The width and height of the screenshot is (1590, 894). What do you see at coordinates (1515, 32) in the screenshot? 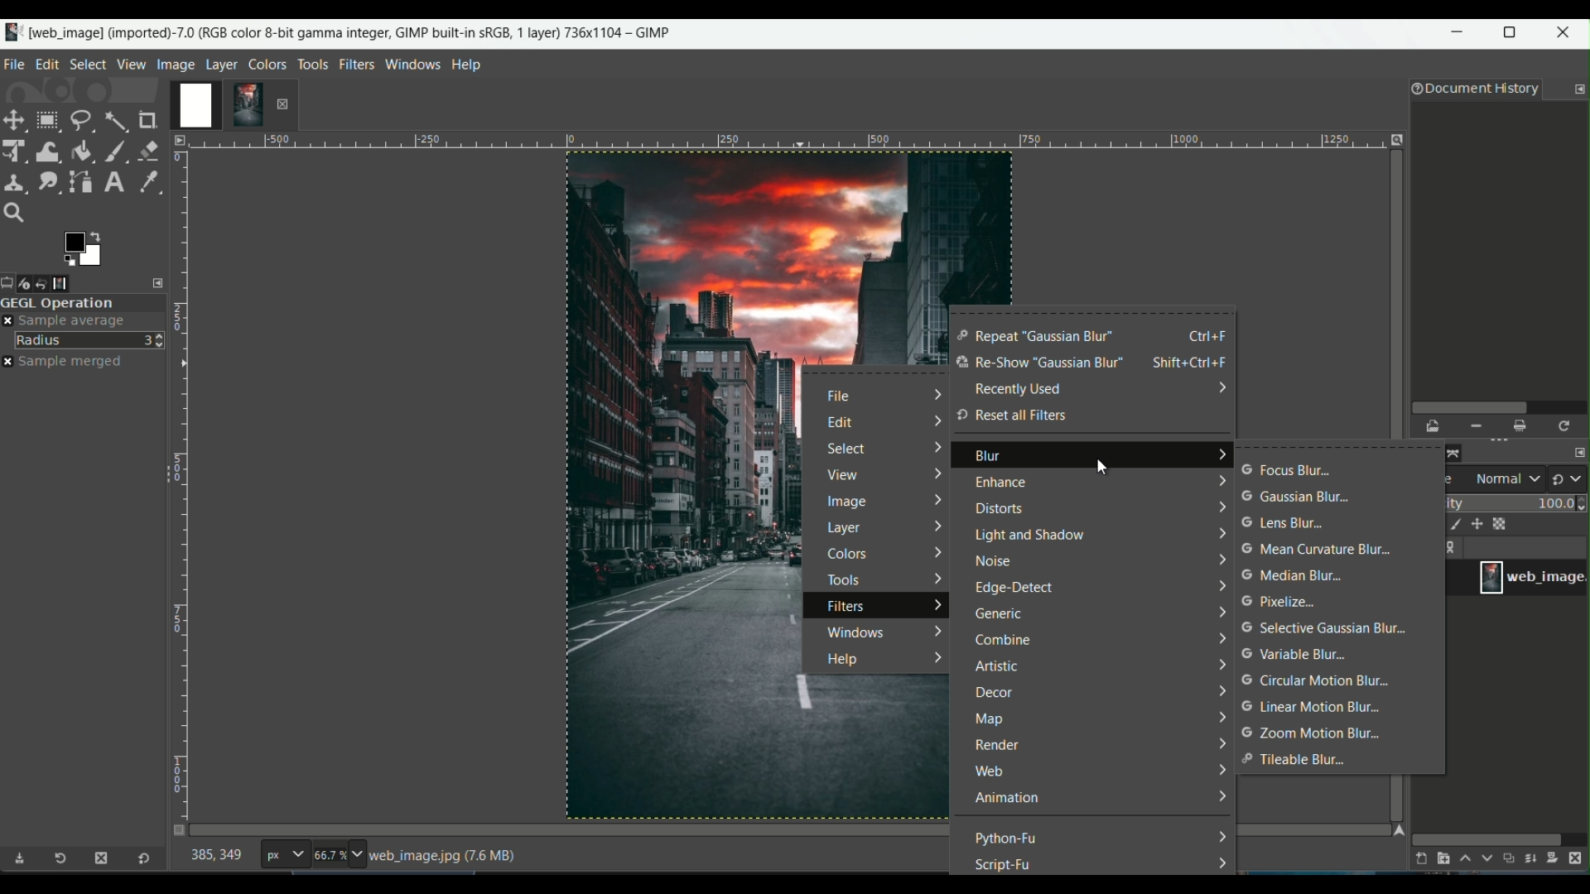
I see `maximize or restore` at bounding box center [1515, 32].